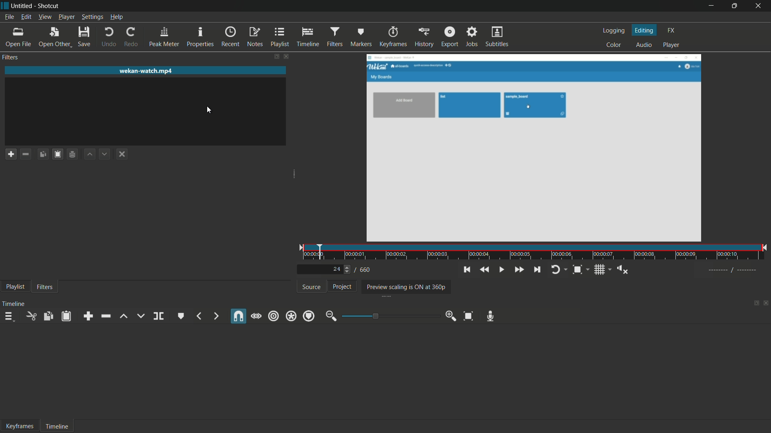 The height and width of the screenshot is (433, 771). What do you see at coordinates (256, 316) in the screenshot?
I see `scrub while dragging` at bounding box center [256, 316].